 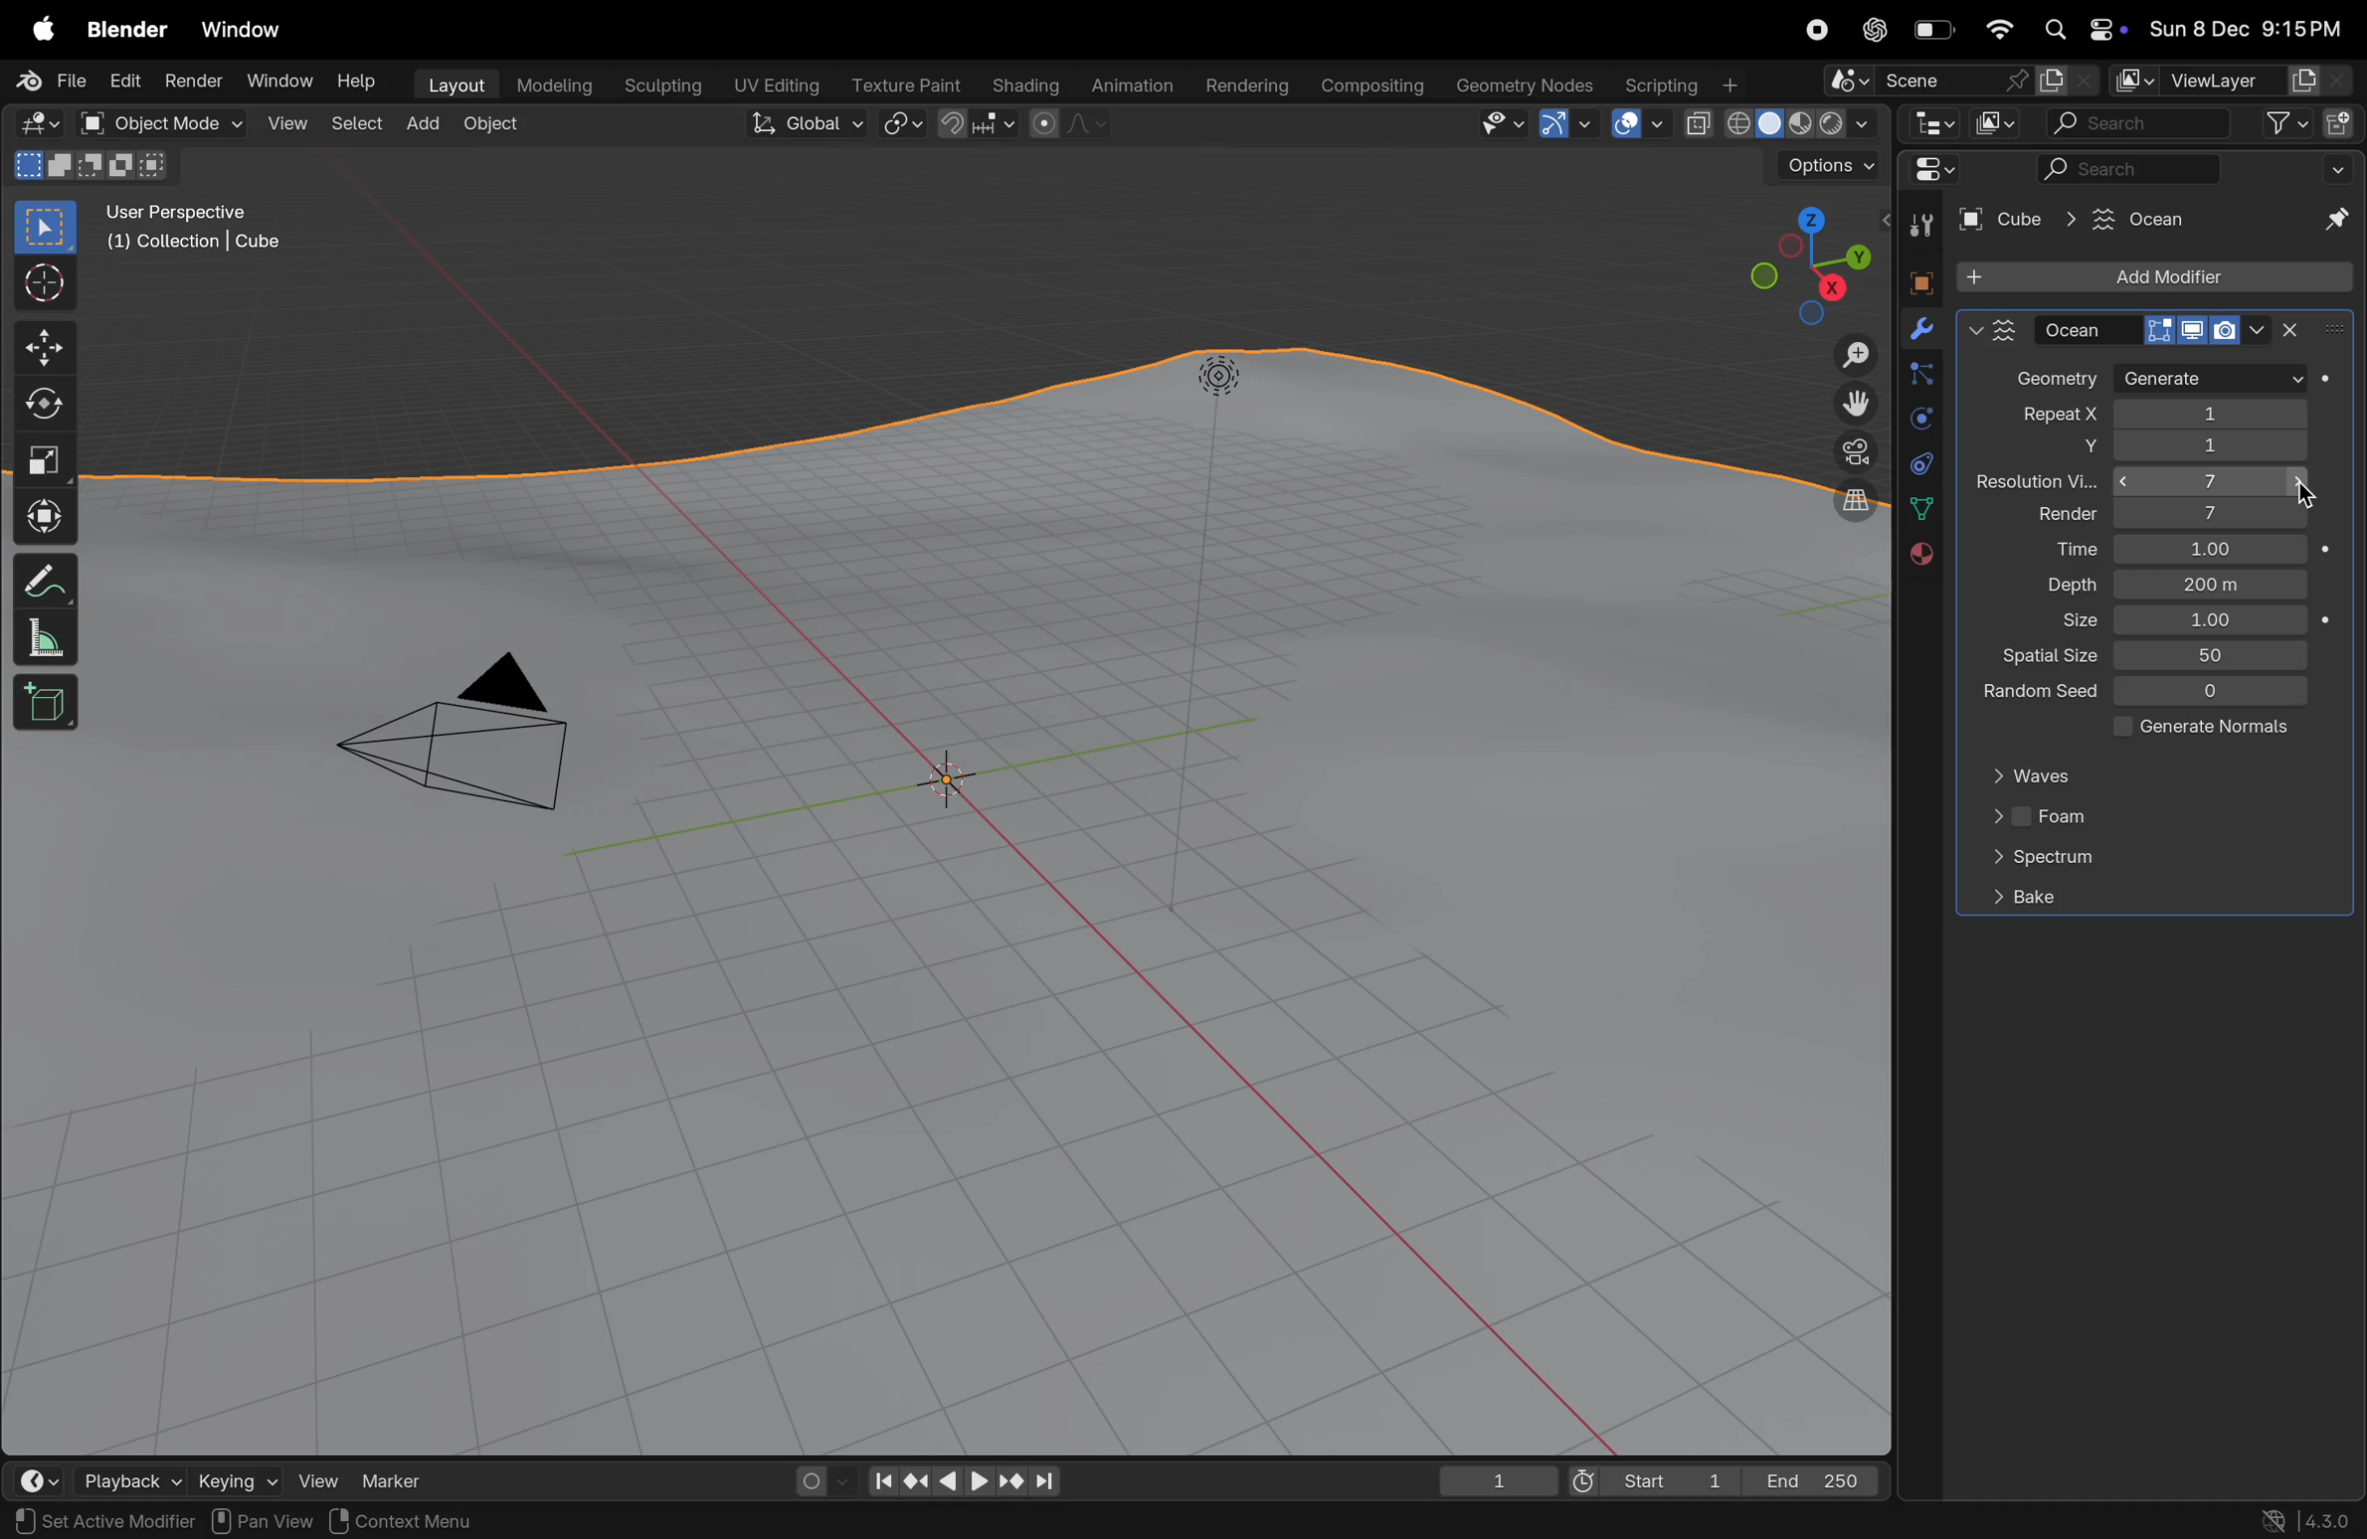 I want to click on view layer, so click(x=2227, y=82).